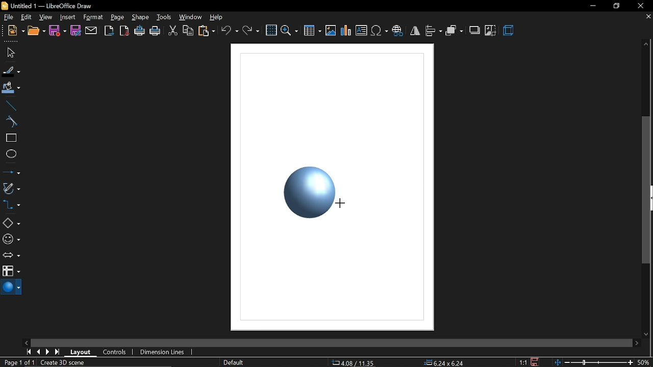  I want to click on Vertical scrollbar, so click(648, 191).